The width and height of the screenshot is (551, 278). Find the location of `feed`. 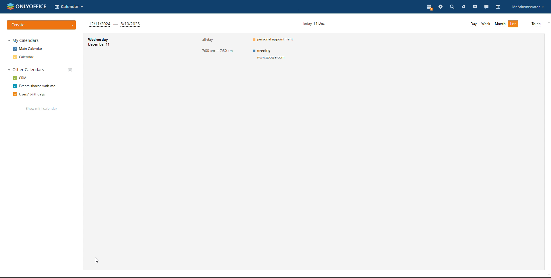

feed is located at coordinates (463, 7).